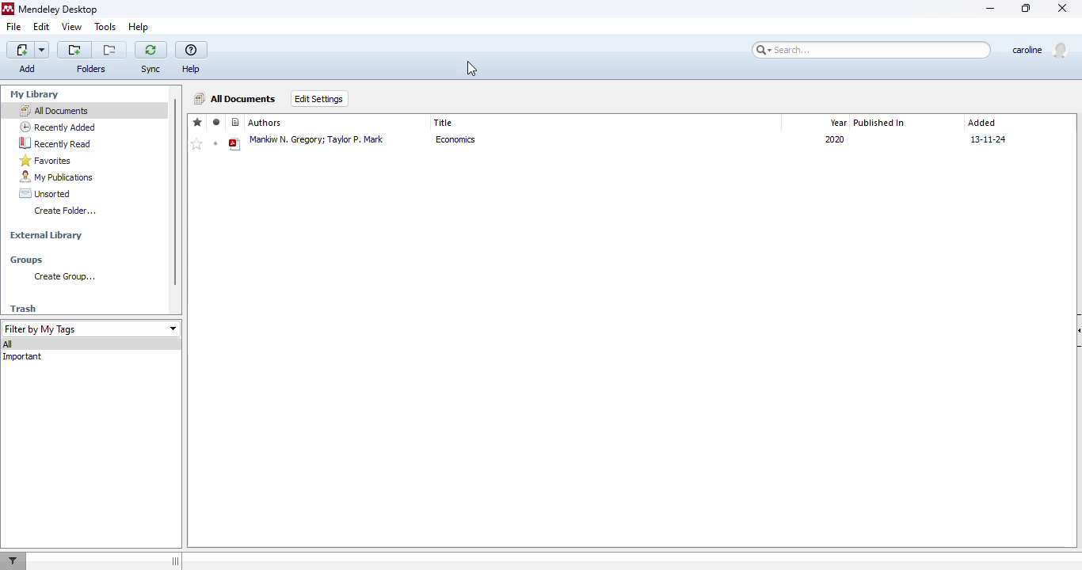 The image size is (1082, 570). What do you see at coordinates (91, 329) in the screenshot?
I see `filter by my tags` at bounding box center [91, 329].